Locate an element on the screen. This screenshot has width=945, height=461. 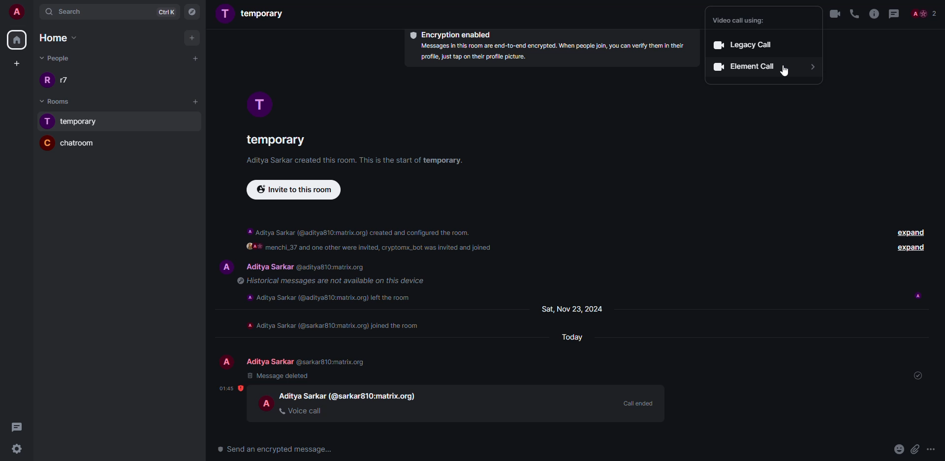
info is located at coordinates (357, 161).